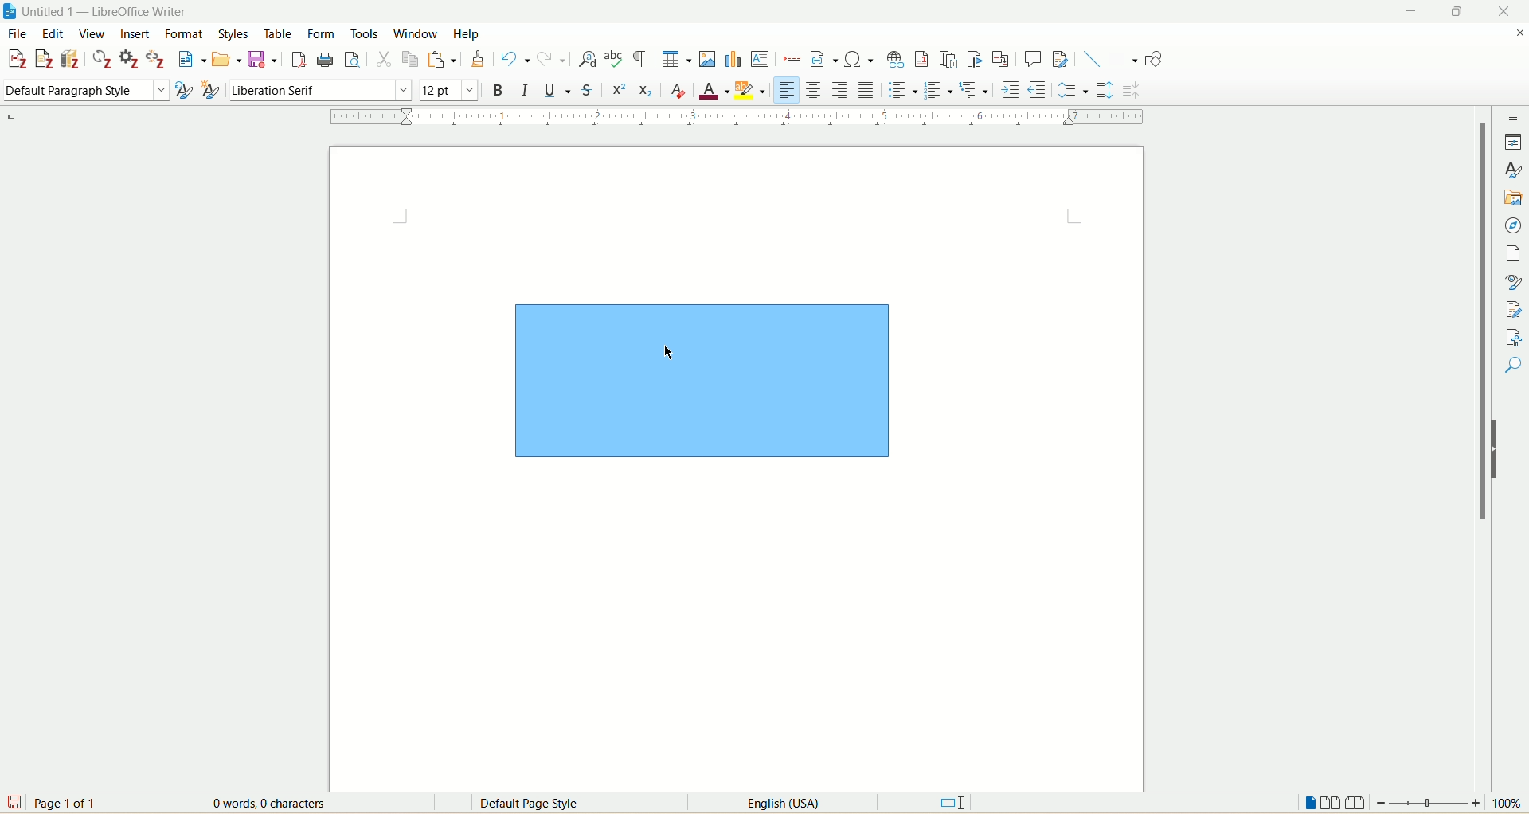 This screenshot has height=814, width=1529. I want to click on update selected style, so click(184, 91).